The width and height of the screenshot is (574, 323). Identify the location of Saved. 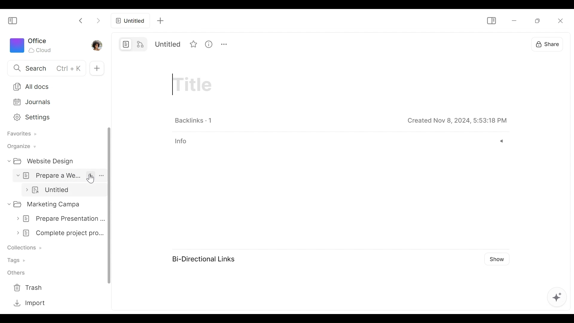
(457, 120).